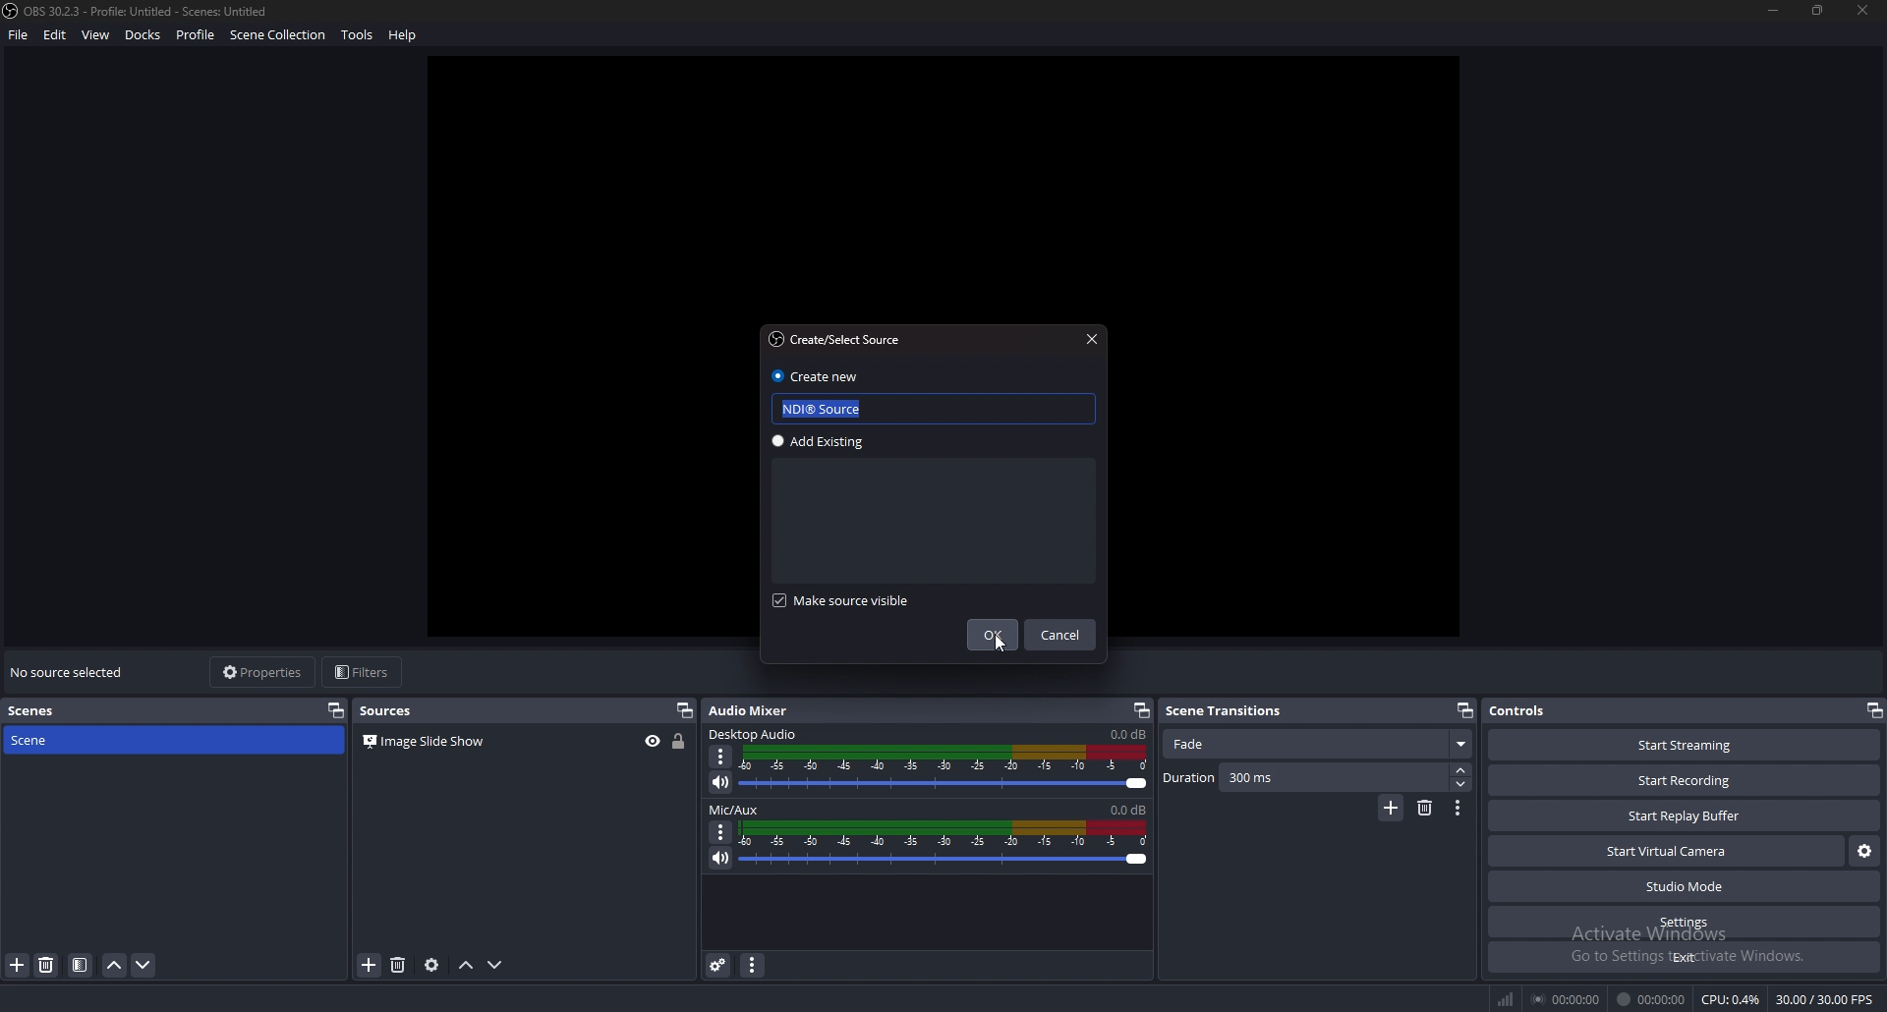 The width and height of the screenshot is (1887, 1012). Describe the element at coordinates (840, 338) in the screenshot. I see `create/select source` at that location.